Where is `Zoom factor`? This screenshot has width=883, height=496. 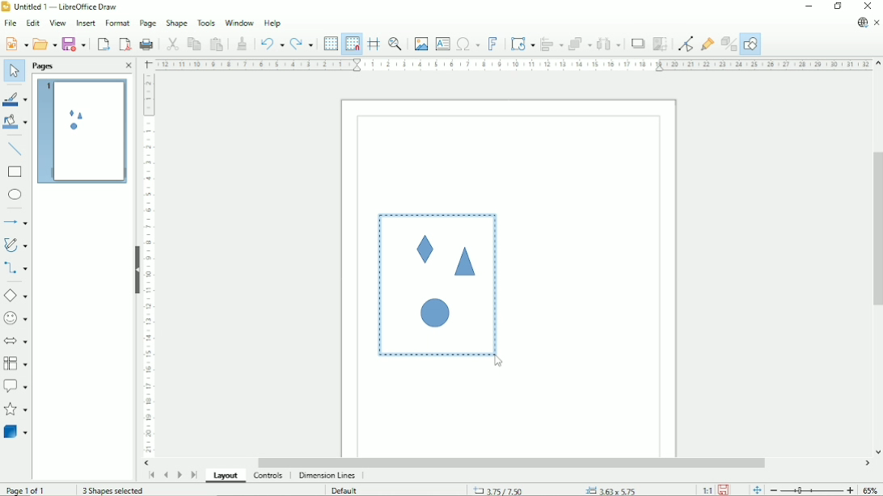 Zoom factor is located at coordinates (871, 489).